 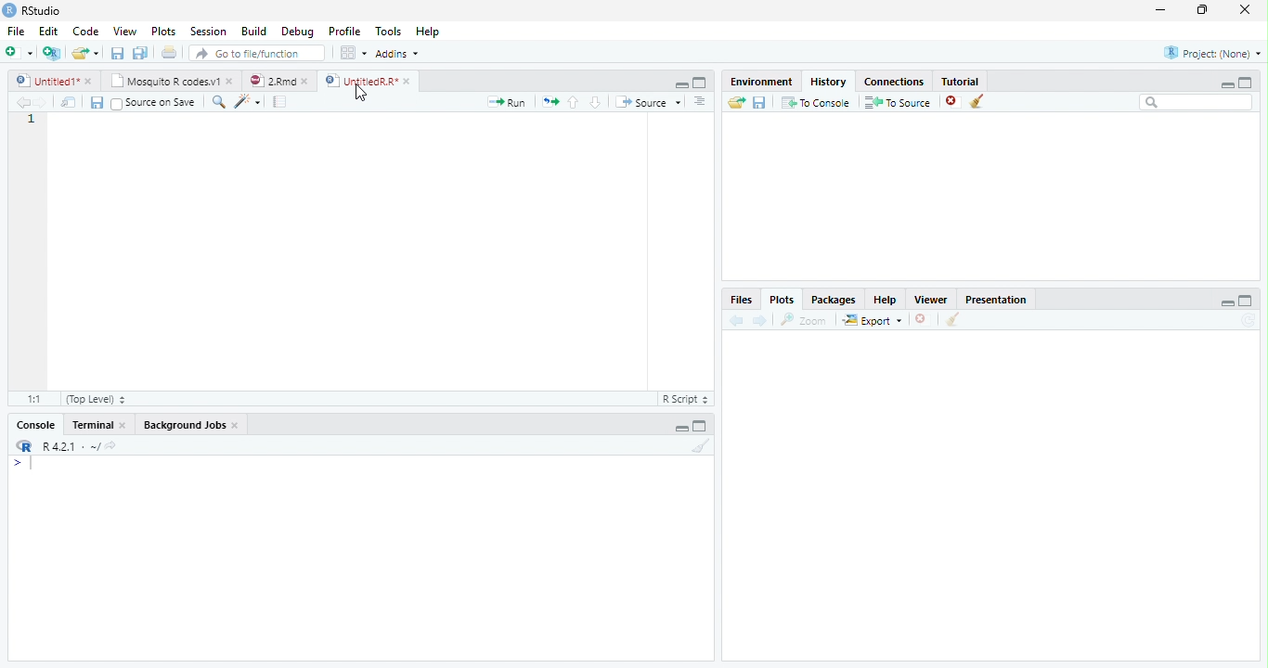 I want to click on > , so click(x=19, y=462).